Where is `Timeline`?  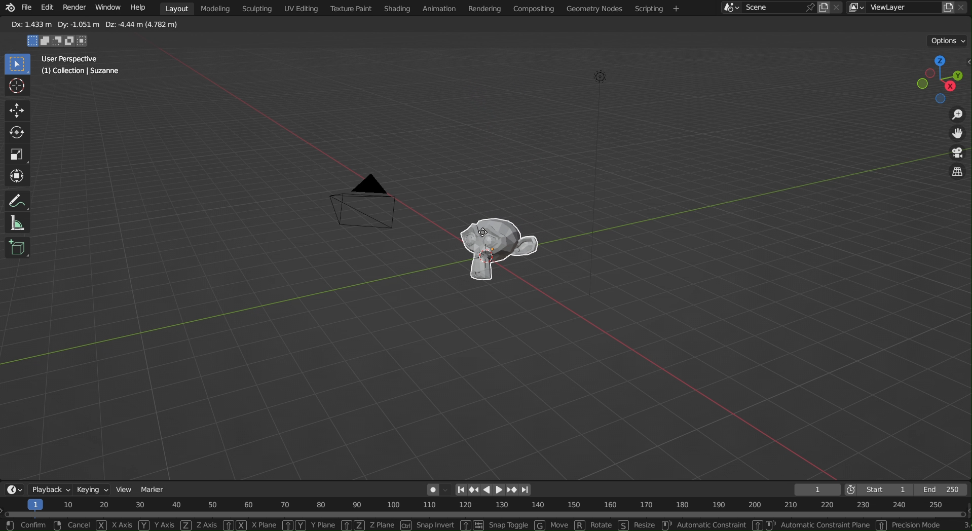
Timeline is located at coordinates (486, 509).